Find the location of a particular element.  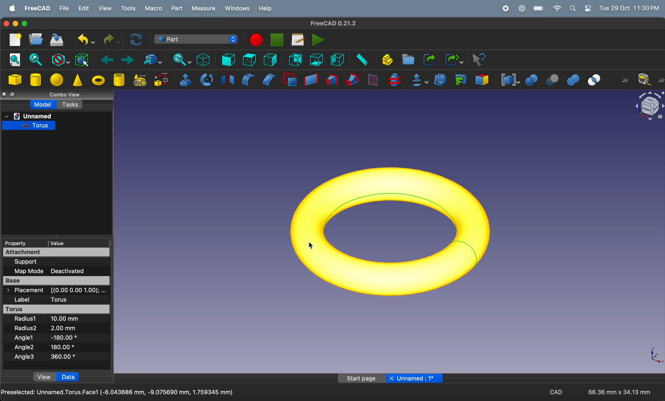

tools is located at coordinates (127, 9).